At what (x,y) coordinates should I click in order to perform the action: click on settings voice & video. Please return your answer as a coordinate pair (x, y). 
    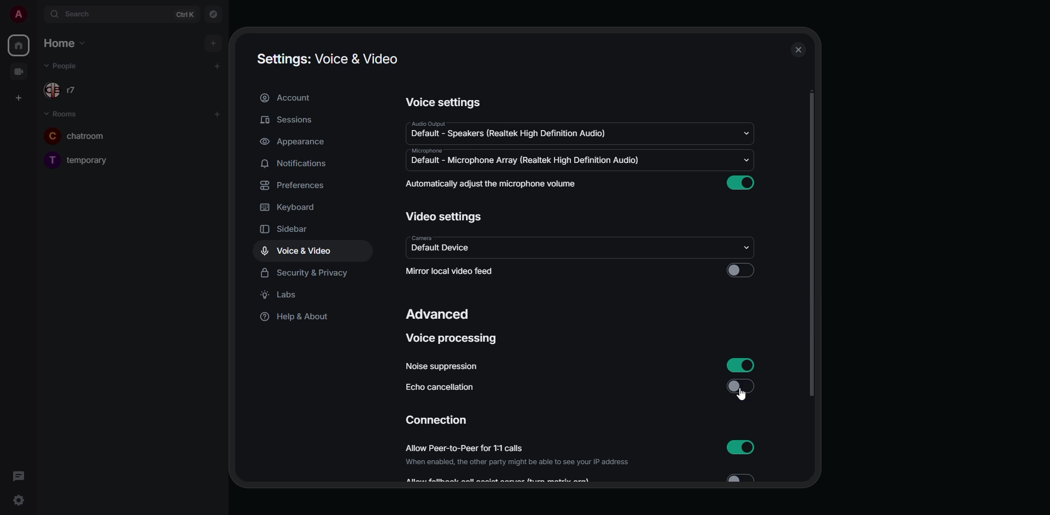
    Looking at the image, I should click on (328, 58).